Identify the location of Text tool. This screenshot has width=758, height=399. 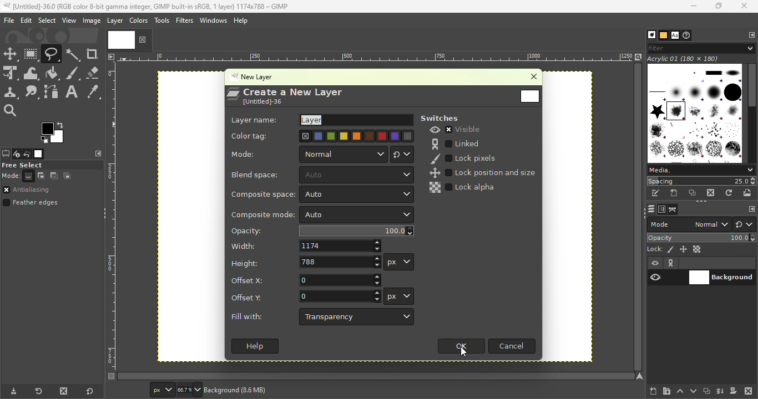
(72, 91).